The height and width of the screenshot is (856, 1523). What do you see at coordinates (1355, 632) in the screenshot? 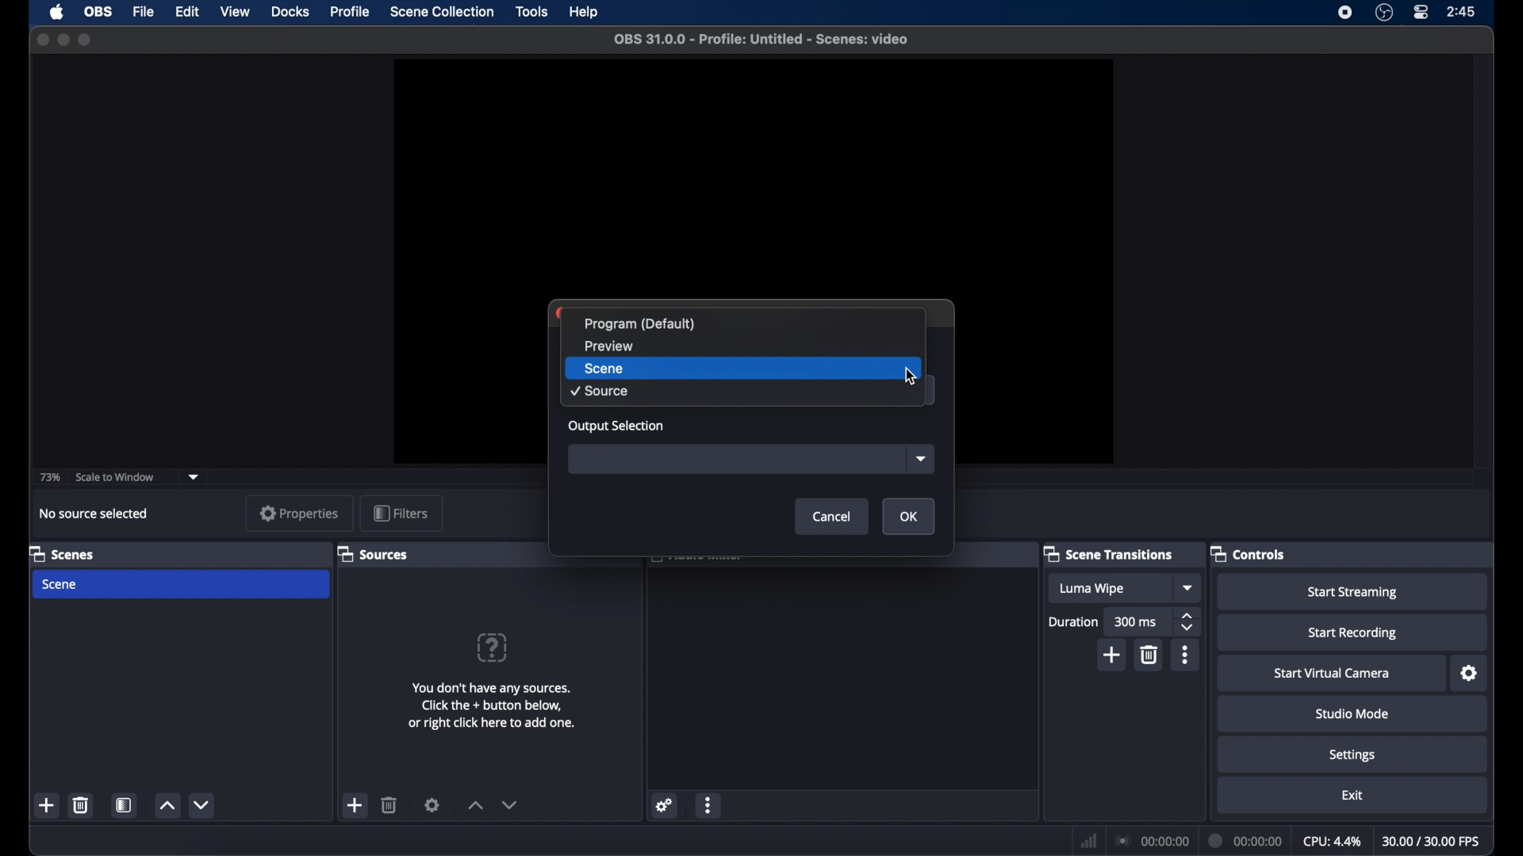
I see `start recording` at bounding box center [1355, 632].